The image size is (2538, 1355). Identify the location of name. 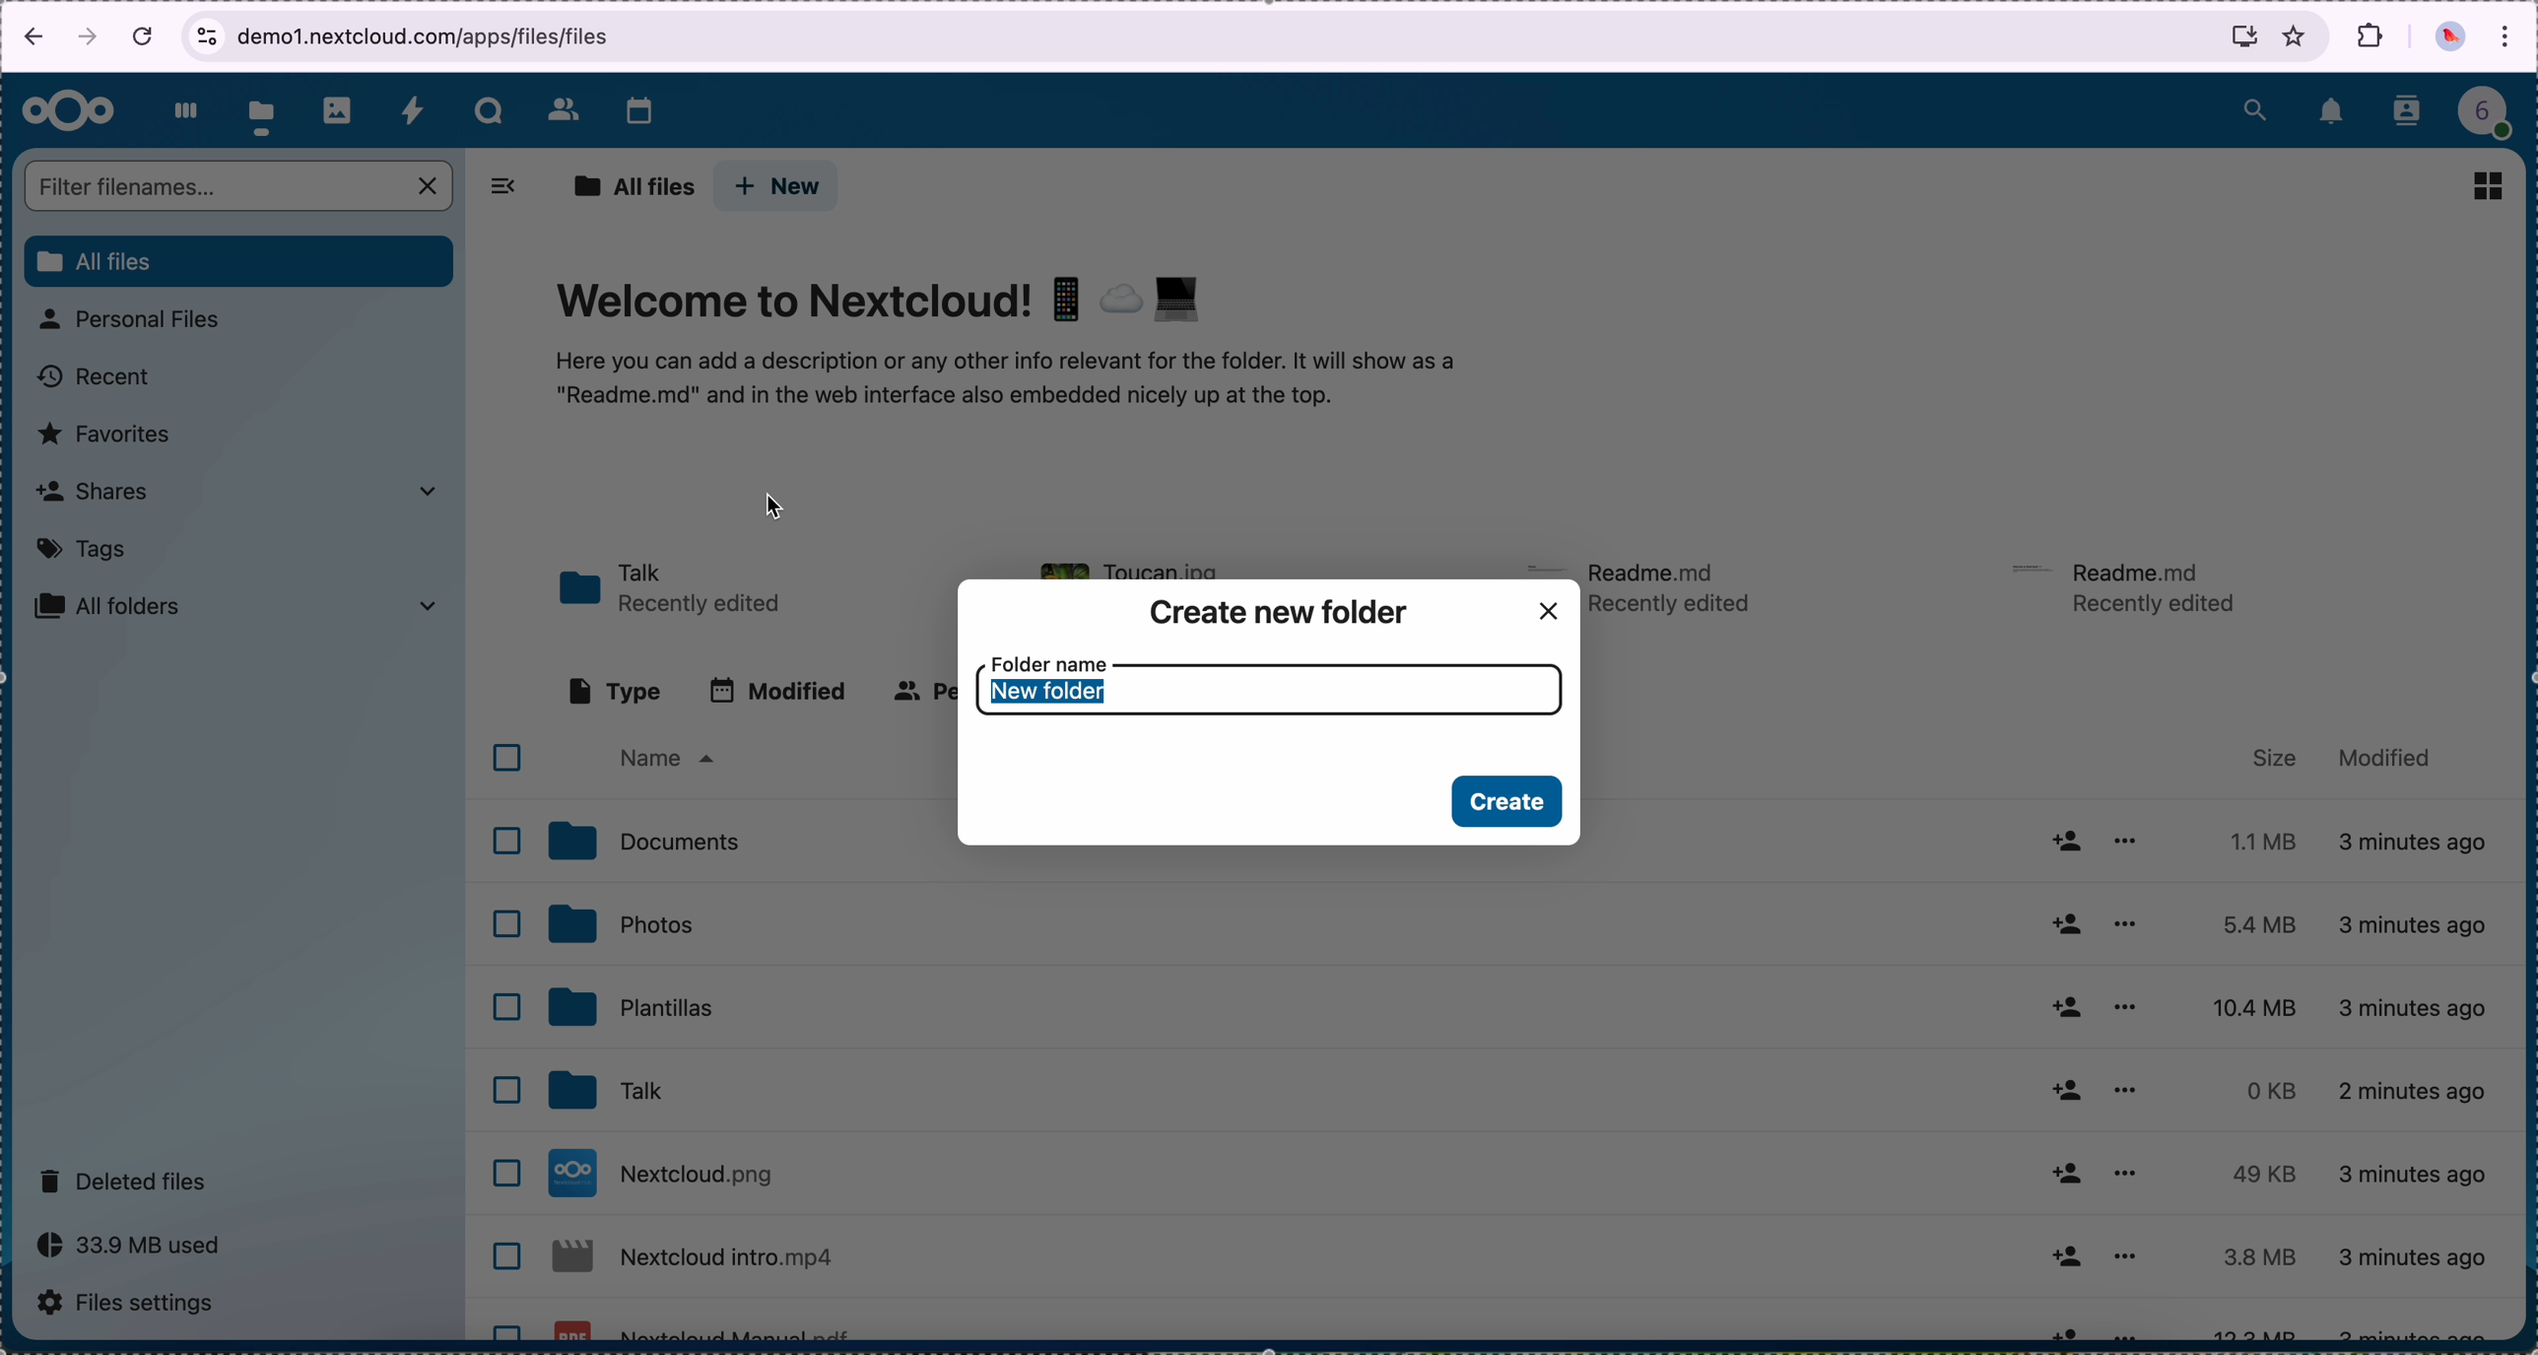
(664, 760).